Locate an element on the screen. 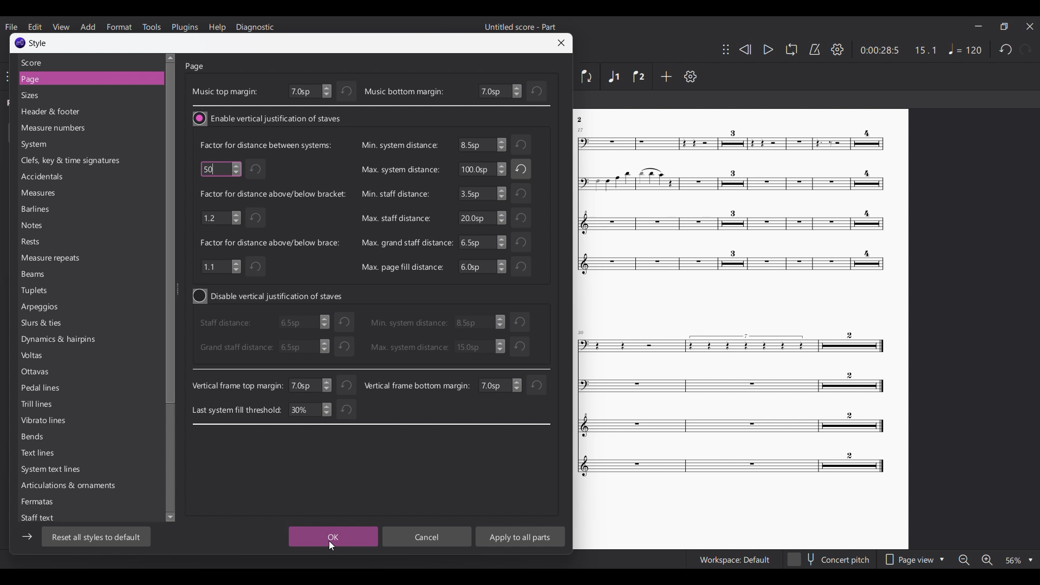 This screenshot has width=1040, height=585. Page view options is located at coordinates (914, 560).